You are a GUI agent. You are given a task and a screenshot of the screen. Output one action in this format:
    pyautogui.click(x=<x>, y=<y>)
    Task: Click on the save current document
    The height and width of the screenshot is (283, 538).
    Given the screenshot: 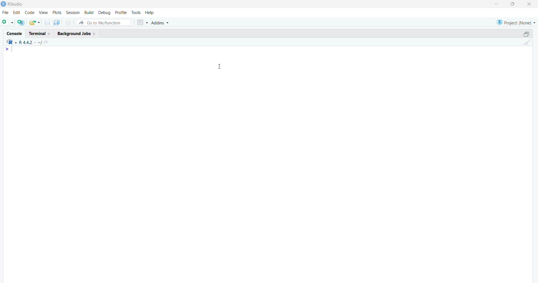 What is the action you would take?
    pyautogui.click(x=47, y=23)
    